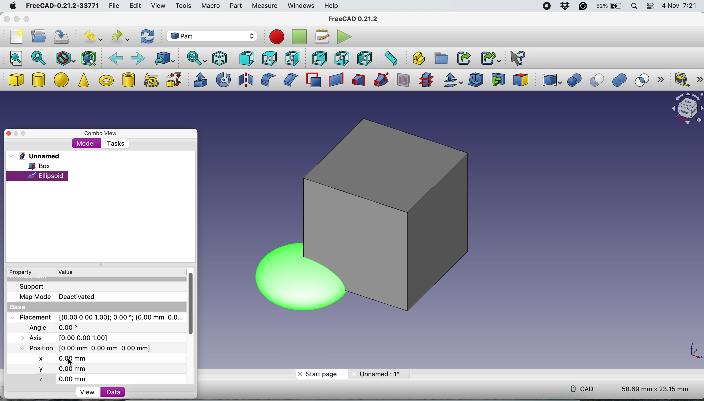 The width and height of the screenshot is (704, 401). What do you see at coordinates (220, 58) in the screenshot?
I see `isometric view` at bounding box center [220, 58].